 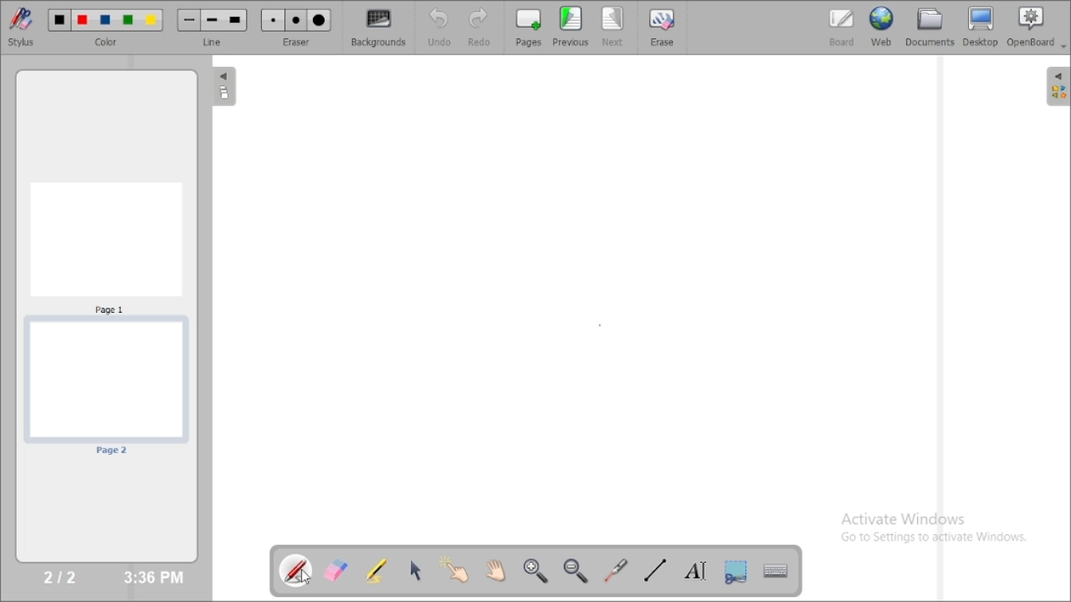 I want to click on erase annotation, so click(x=337, y=570).